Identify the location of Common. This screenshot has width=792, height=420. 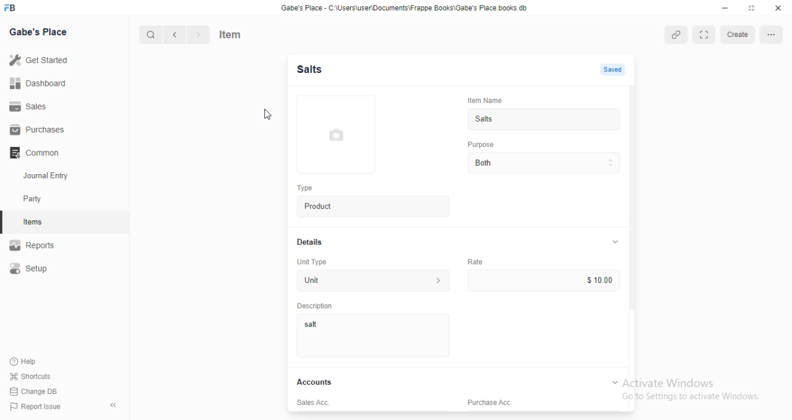
(37, 151).